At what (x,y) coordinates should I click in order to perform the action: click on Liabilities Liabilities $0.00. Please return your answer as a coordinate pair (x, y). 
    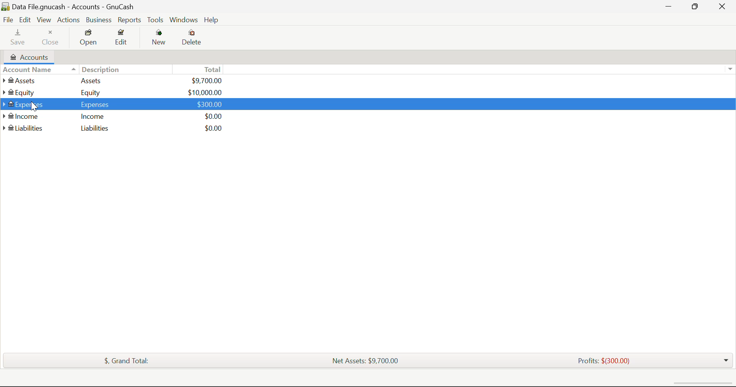
    Looking at the image, I should click on (113, 128).